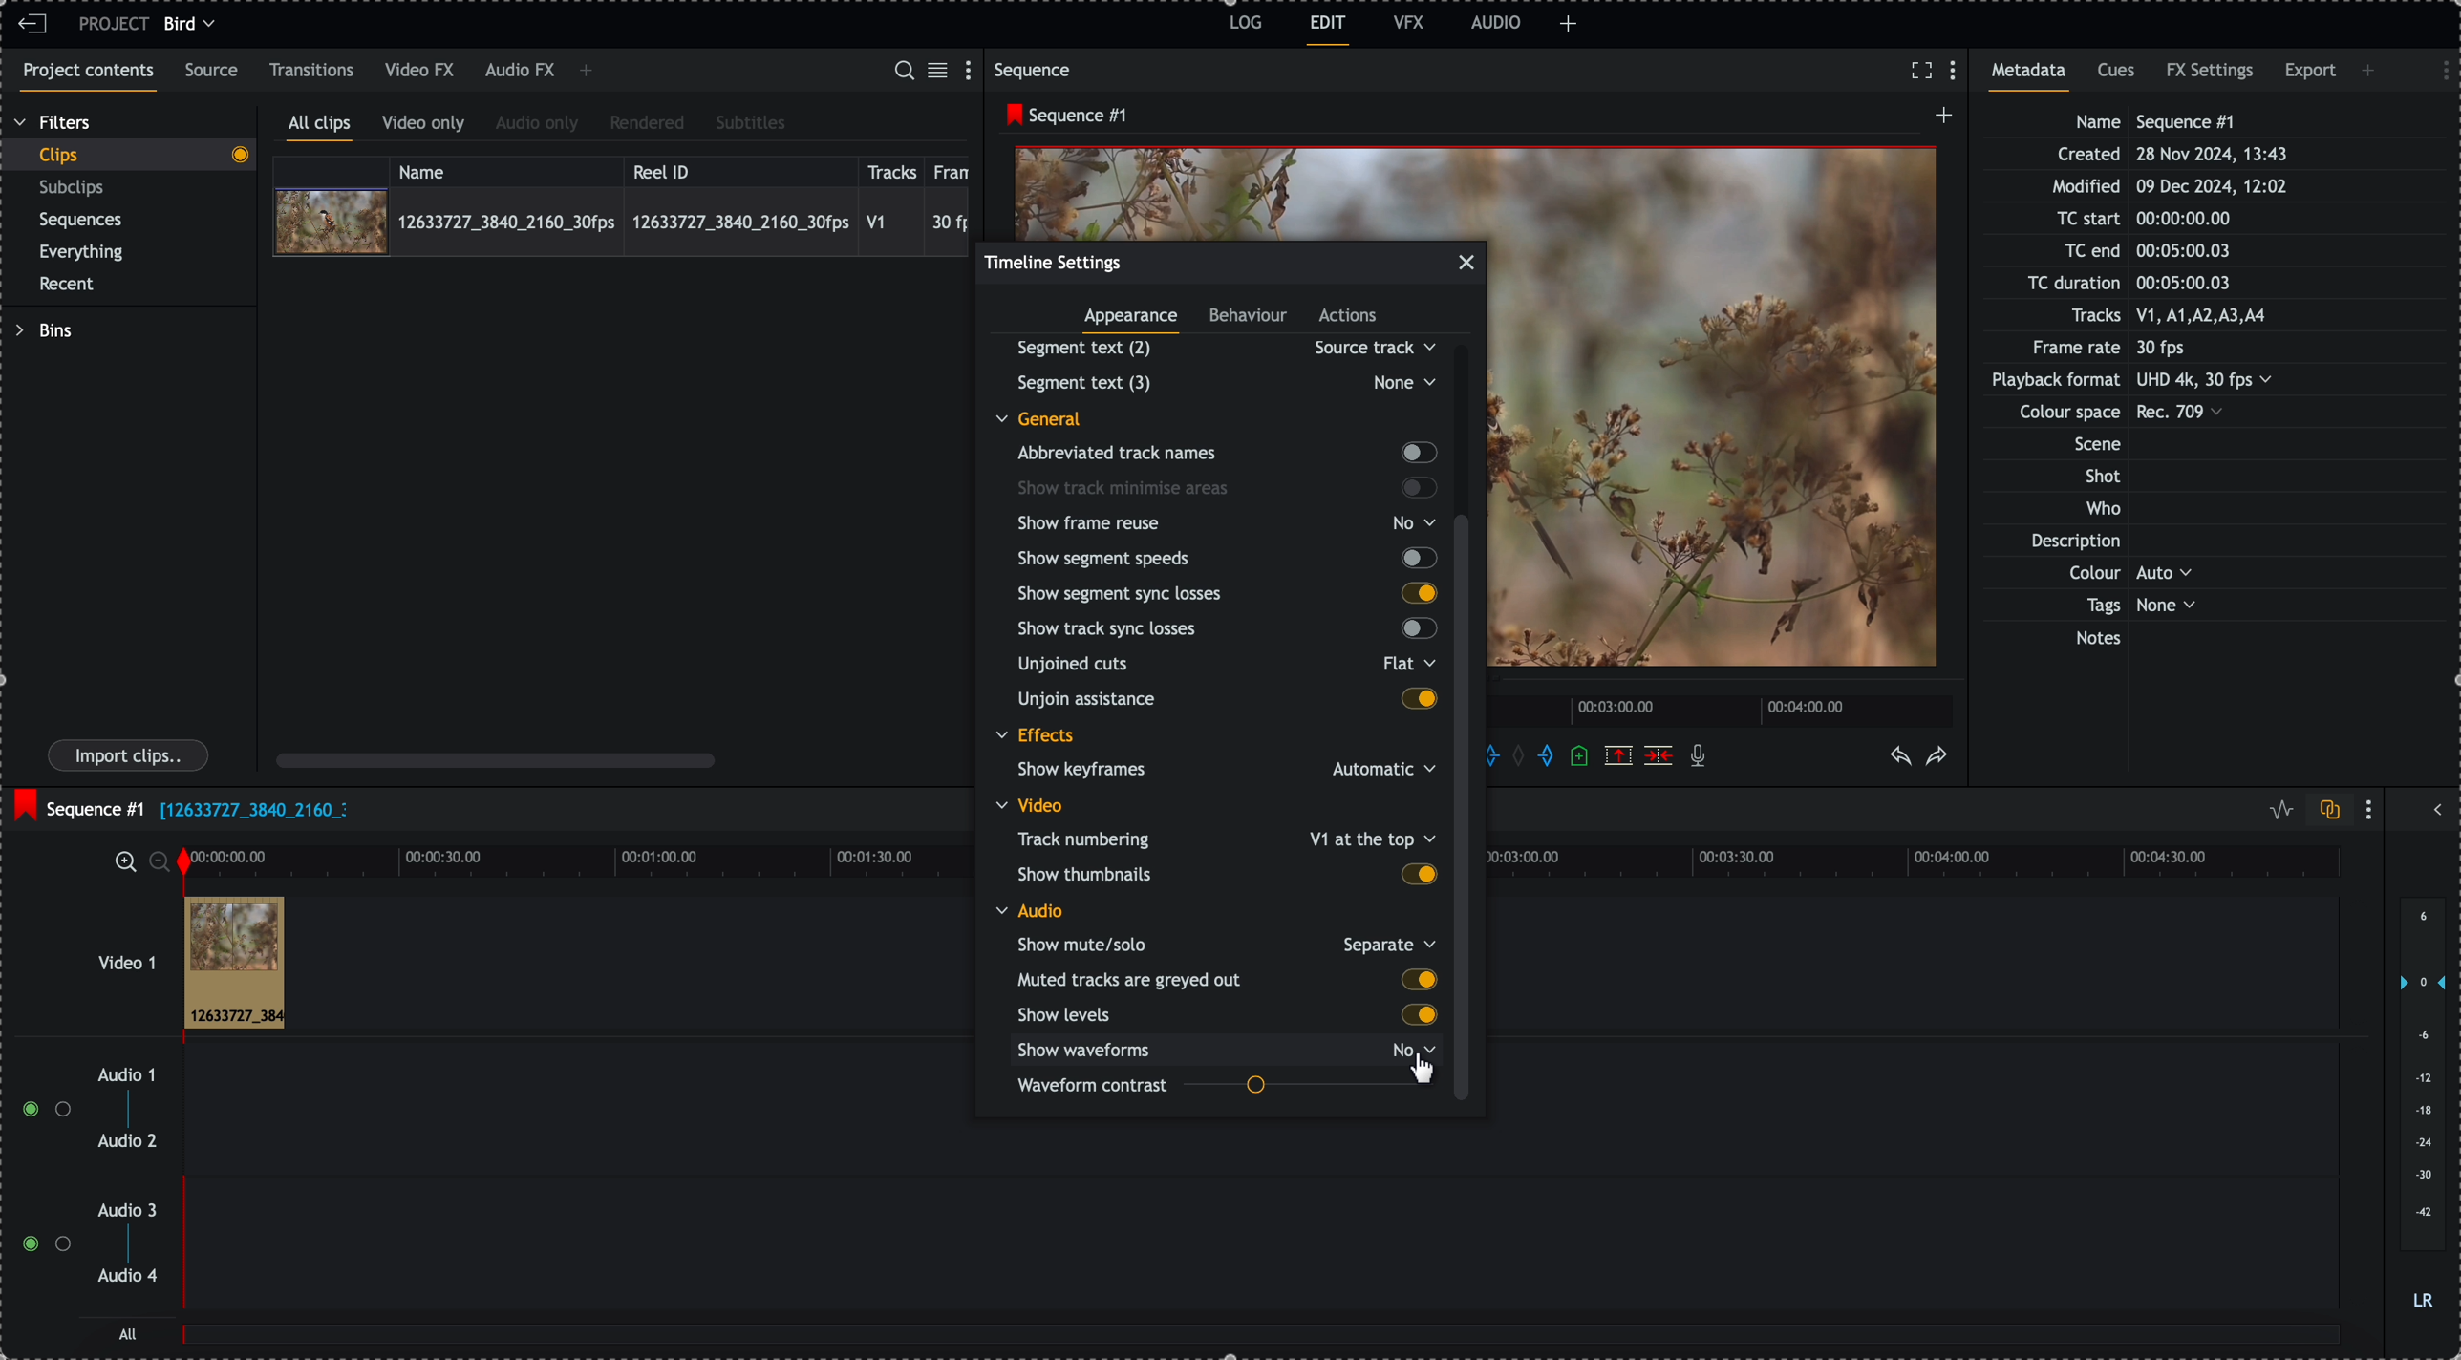 This screenshot has width=2461, height=1360. I want to click on AUDIO, so click(1496, 22).